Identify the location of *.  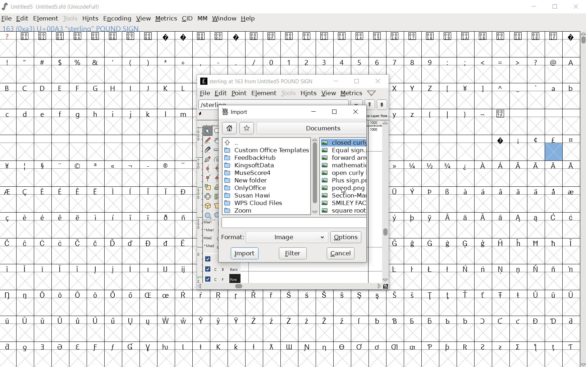
(166, 61).